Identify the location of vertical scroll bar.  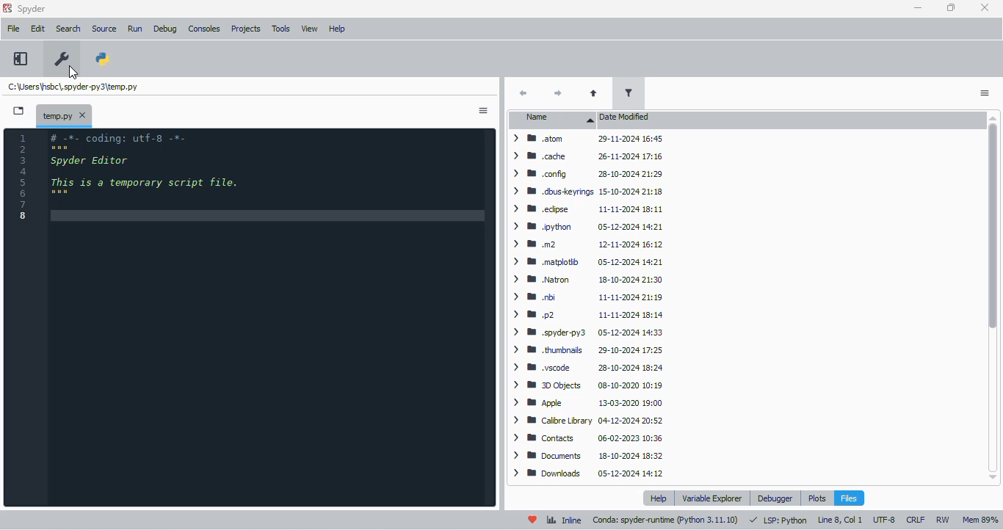
(991, 297).